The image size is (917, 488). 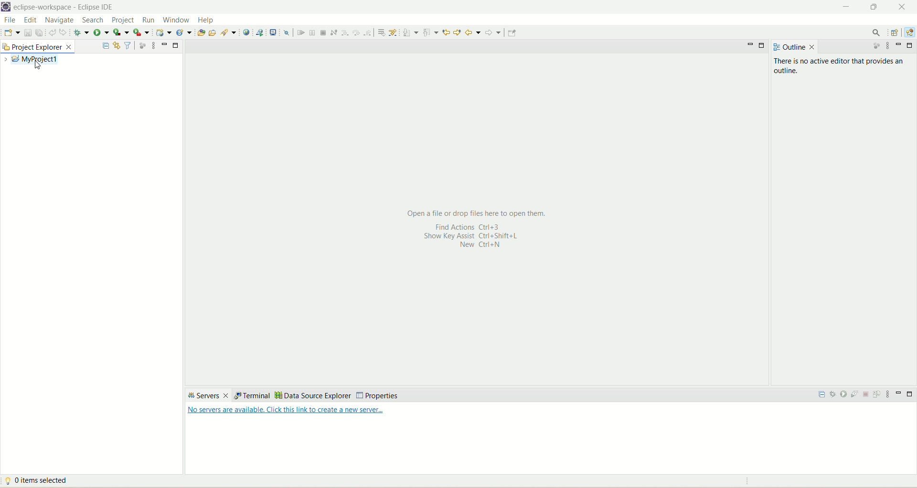 What do you see at coordinates (898, 44) in the screenshot?
I see `minimize` at bounding box center [898, 44].